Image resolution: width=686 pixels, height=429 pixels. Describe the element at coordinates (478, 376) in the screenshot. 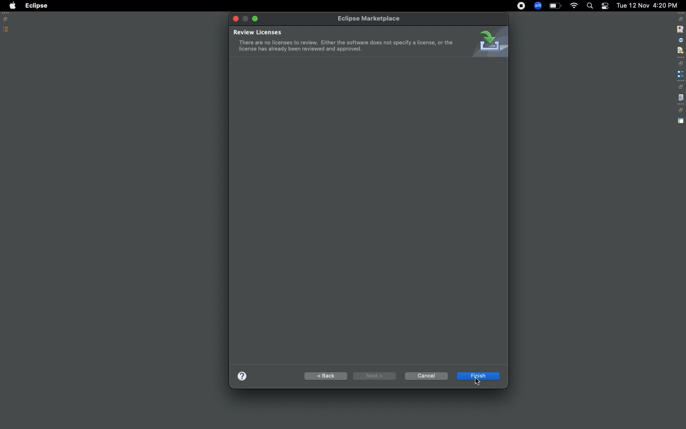

I see `Finish` at that location.